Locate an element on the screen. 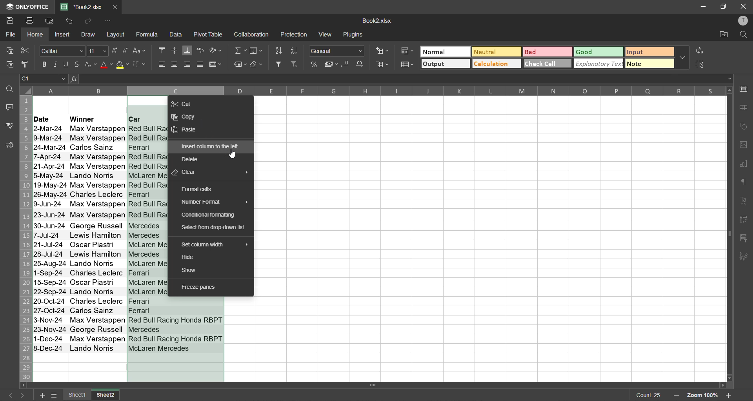  borders is located at coordinates (143, 65).